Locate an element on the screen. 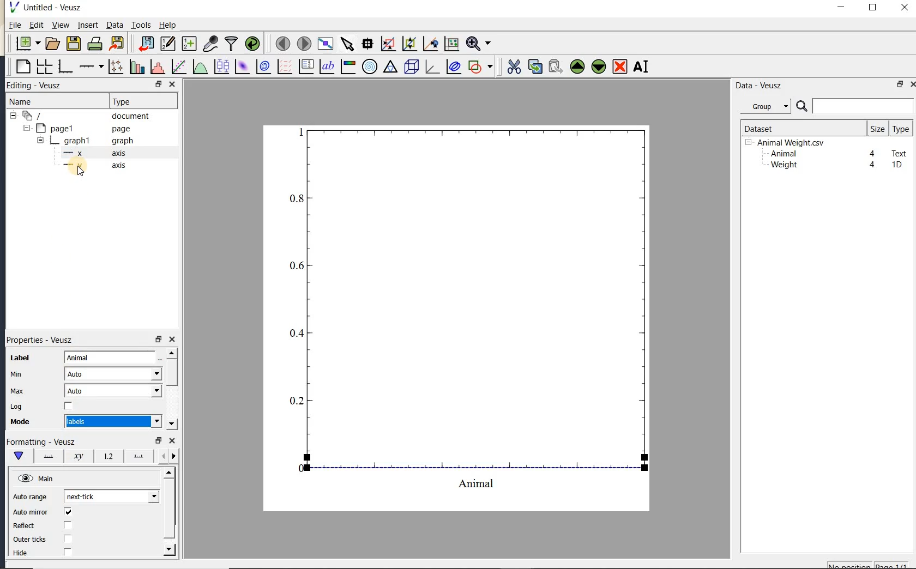 The image size is (916, 569). axis line is located at coordinates (46, 456).